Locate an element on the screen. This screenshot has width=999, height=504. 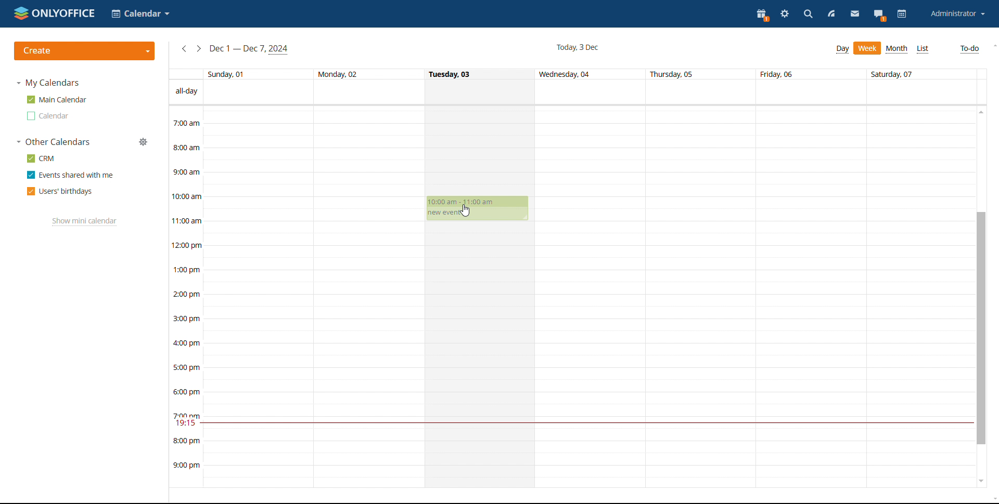
9:00 pm is located at coordinates (187, 466).